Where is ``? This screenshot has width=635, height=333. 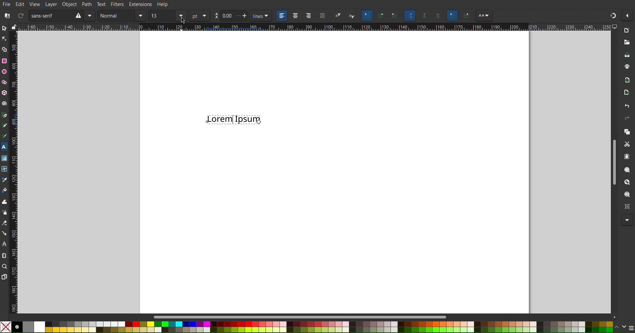
 is located at coordinates (452, 16).